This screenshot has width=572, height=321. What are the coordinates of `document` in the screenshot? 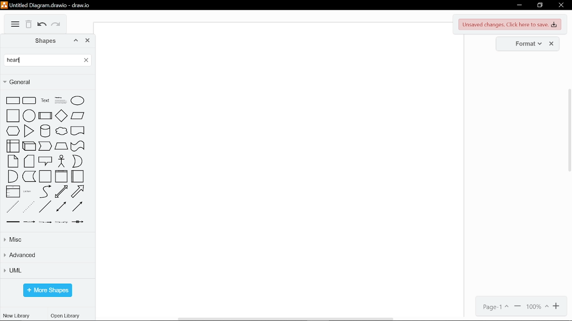 It's located at (77, 132).